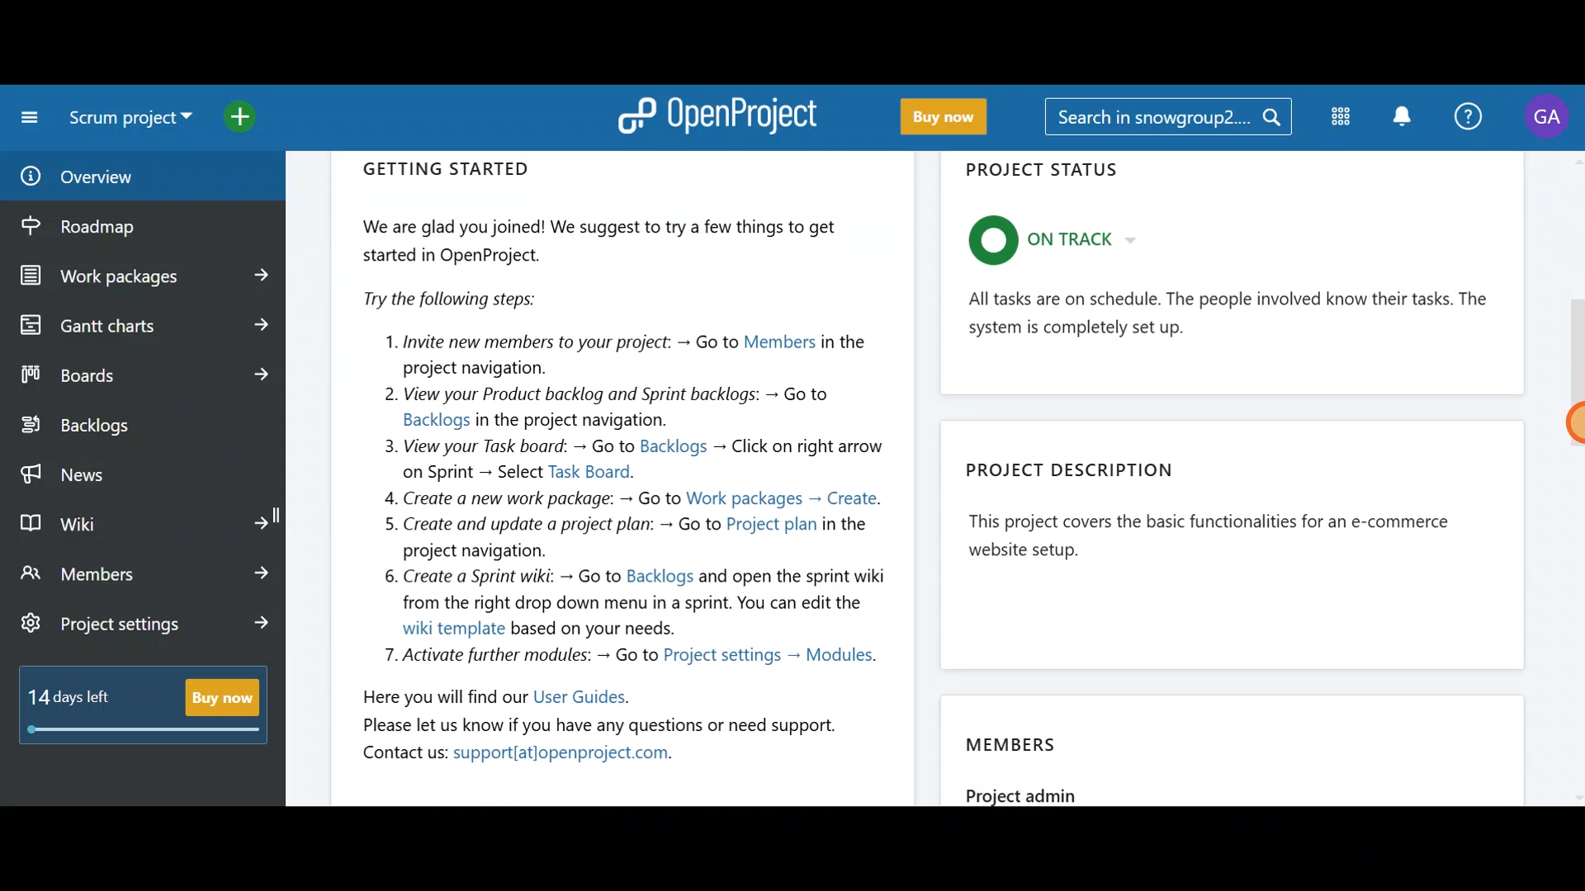 This screenshot has width=1585, height=891. What do you see at coordinates (150, 714) in the screenshot?
I see `Buy now` at bounding box center [150, 714].